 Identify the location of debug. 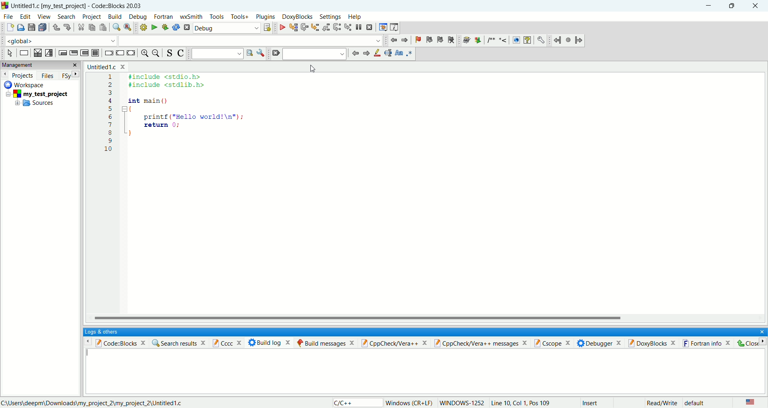
(281, 27).